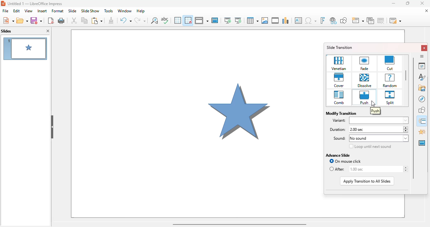 This screenshot has width=430, height=227. I want to click on master slide, so click(215, 20).